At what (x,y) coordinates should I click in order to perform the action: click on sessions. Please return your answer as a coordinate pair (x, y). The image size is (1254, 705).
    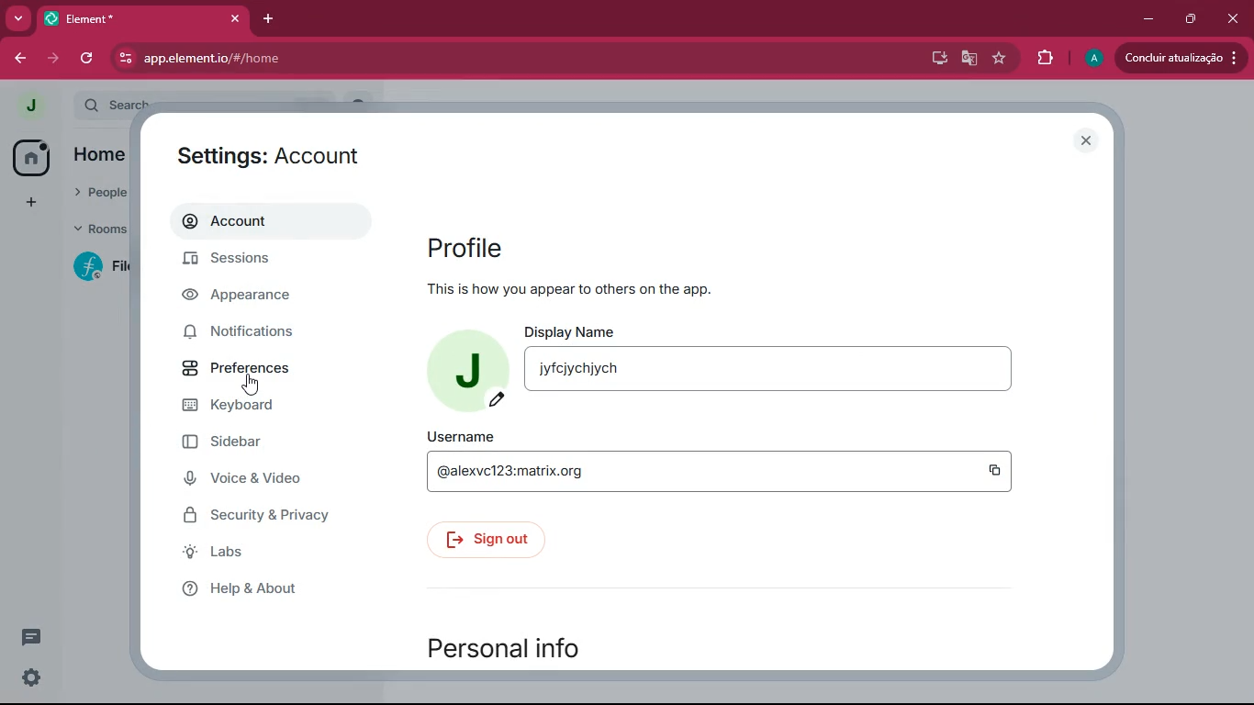
    Looking at the image, I should click on (258, 259).